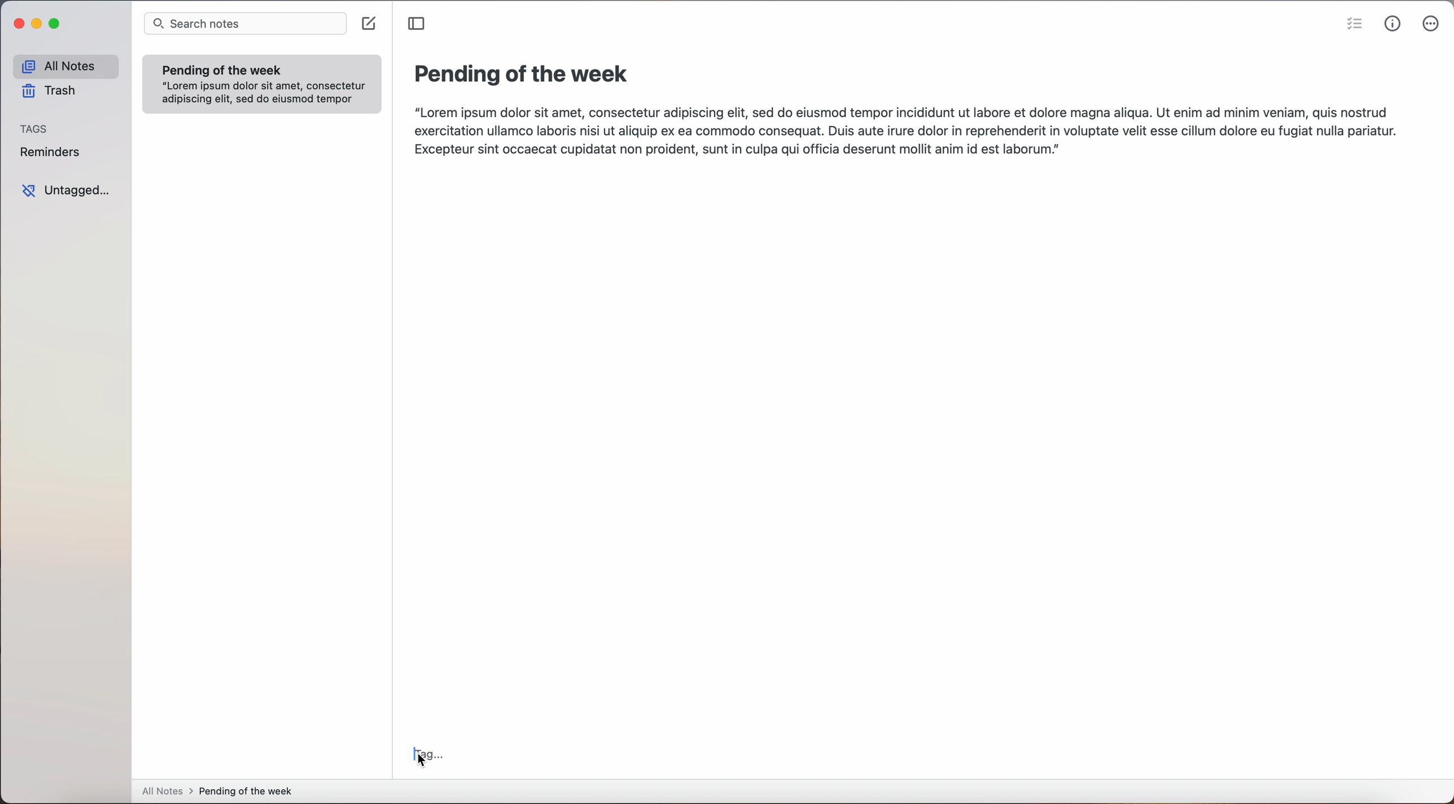 This screenshot has width=1454, height=804. I want to click on trash, so click(52, 93).